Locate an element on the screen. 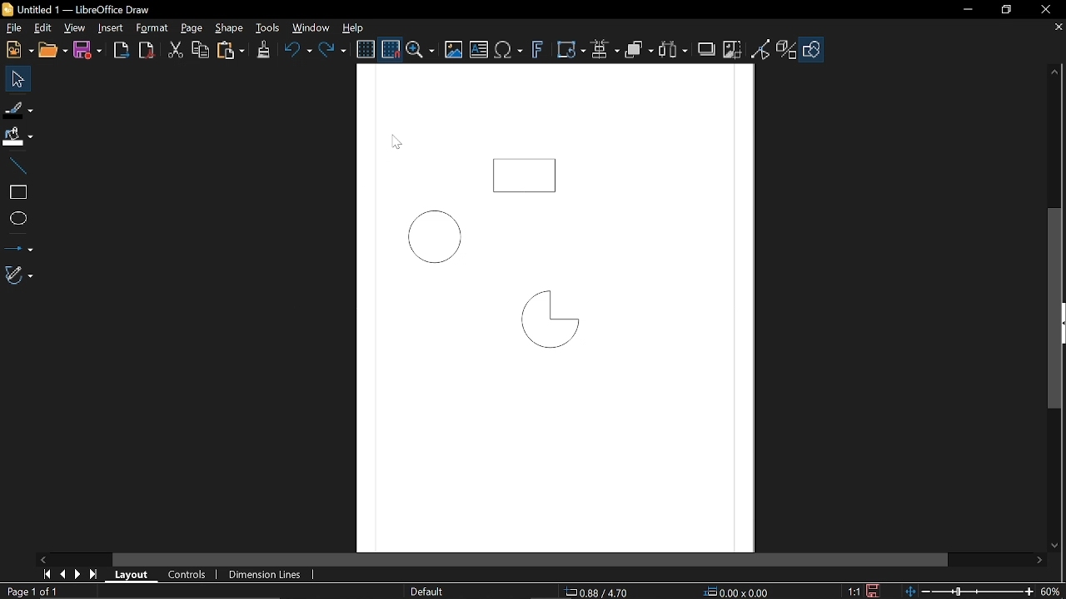 The height and width of the screenshot is (599, 1066). Align is located at coordinates (605, 50).